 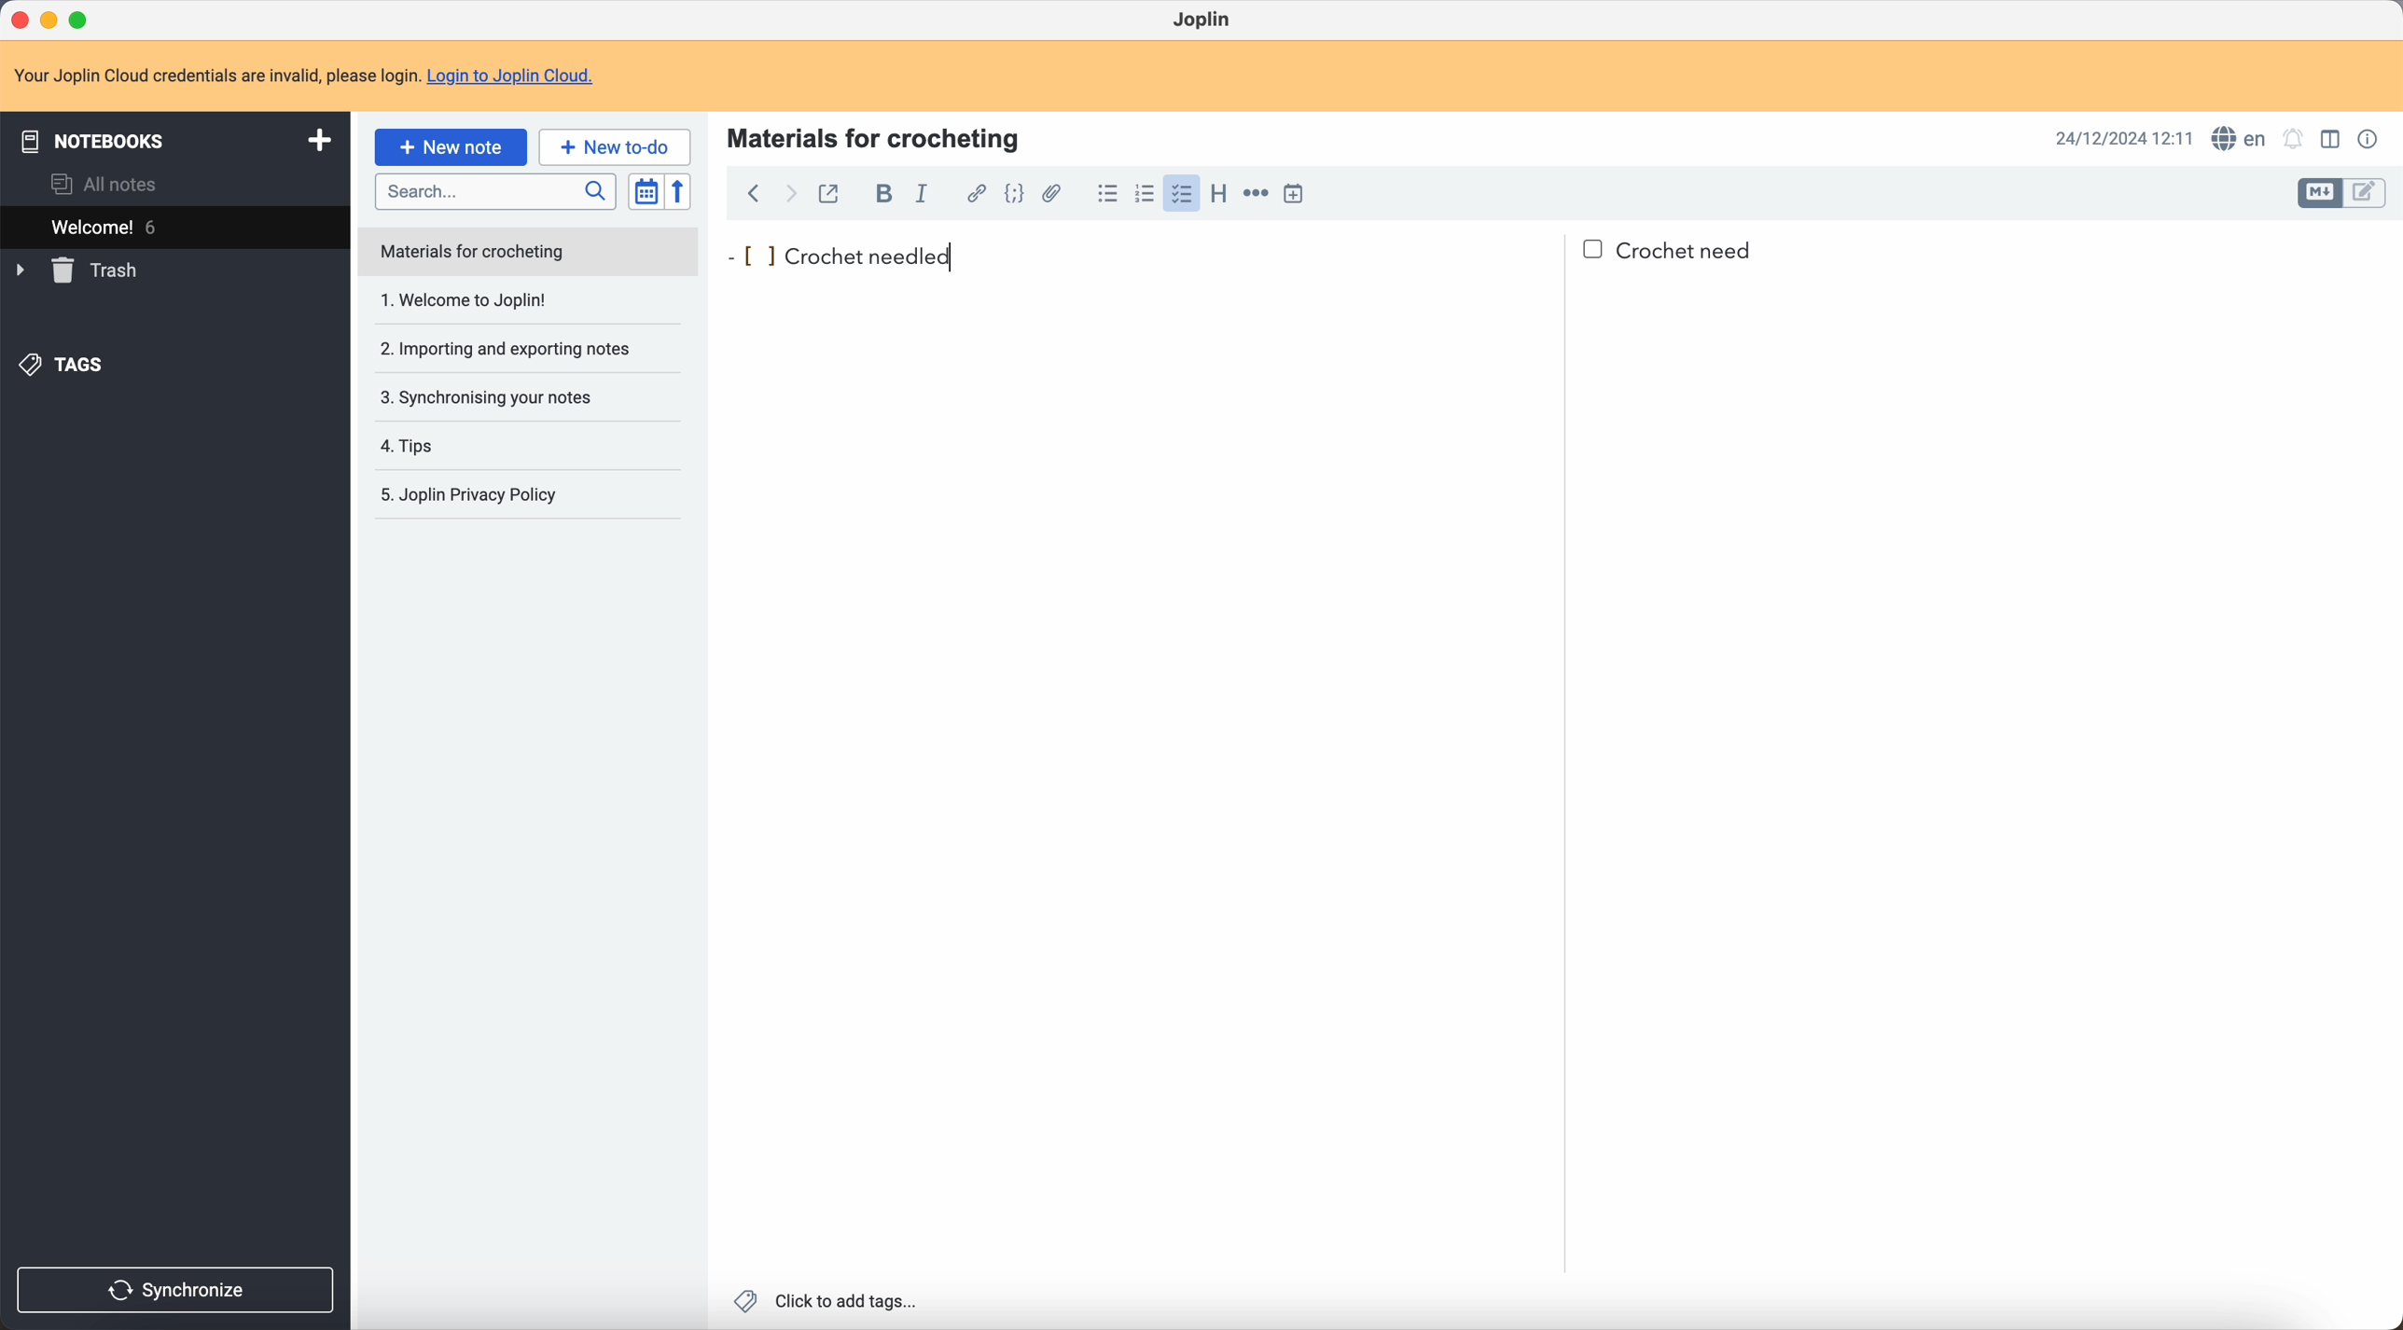 What do you see at coordinates (517, 396) in the screenshot?
I see `synchronising your notes` at bounding box center [517, 396].